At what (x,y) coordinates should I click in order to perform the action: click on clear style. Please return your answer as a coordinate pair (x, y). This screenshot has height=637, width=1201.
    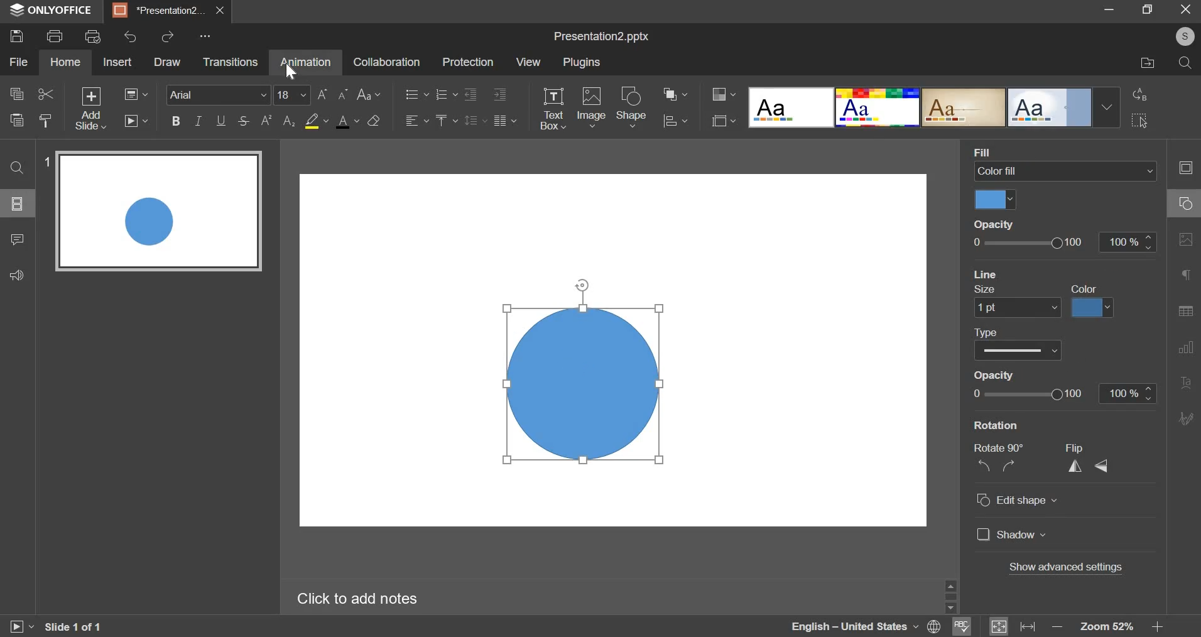
    Looking at the image, I should click on (374, 121).